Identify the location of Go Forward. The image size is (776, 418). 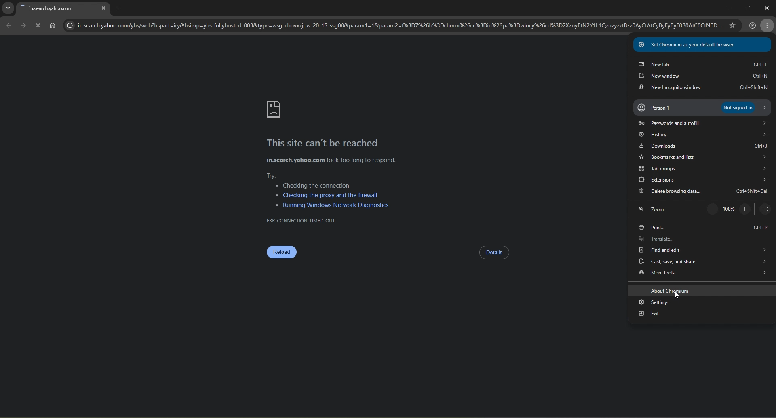
(23, 25).